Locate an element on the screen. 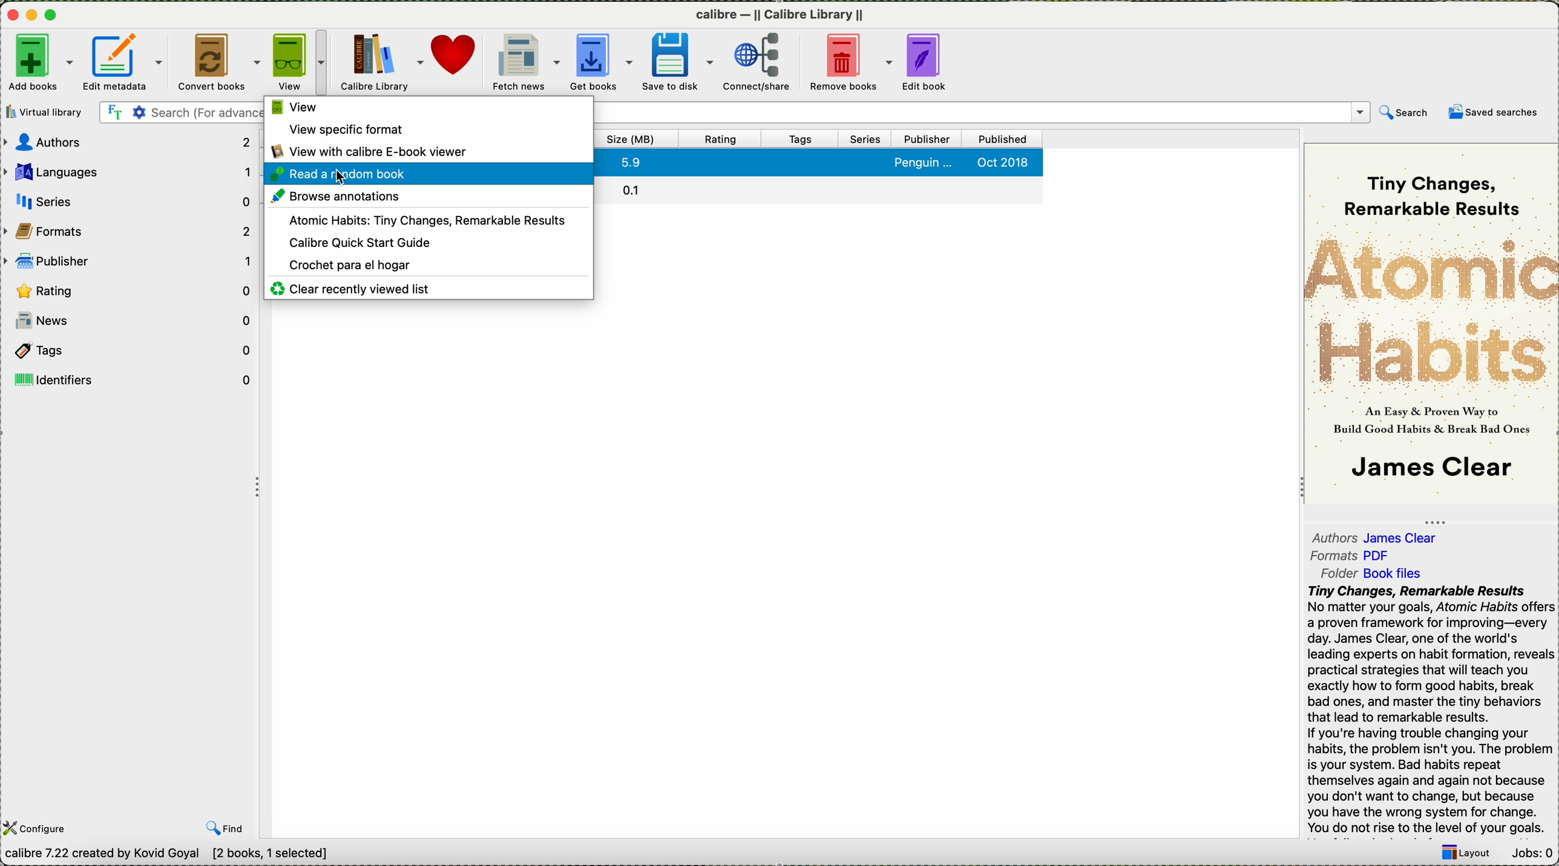 The image size is (1559, 866). fetch news is located at coordinates (524, 62).